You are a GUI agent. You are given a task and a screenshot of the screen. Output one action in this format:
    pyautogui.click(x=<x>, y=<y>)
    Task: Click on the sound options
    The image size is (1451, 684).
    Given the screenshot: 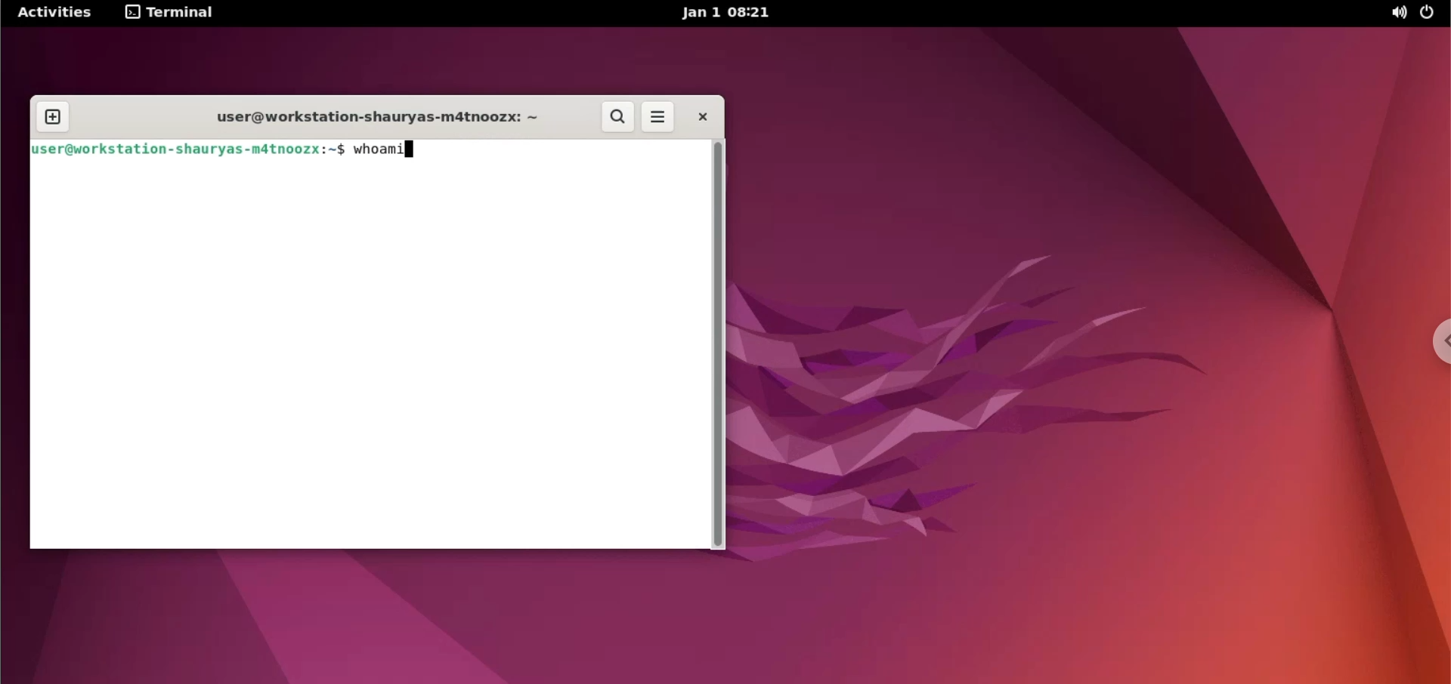 What is the action you would take?
    pyautogui.click(x=1394, y=14)
    